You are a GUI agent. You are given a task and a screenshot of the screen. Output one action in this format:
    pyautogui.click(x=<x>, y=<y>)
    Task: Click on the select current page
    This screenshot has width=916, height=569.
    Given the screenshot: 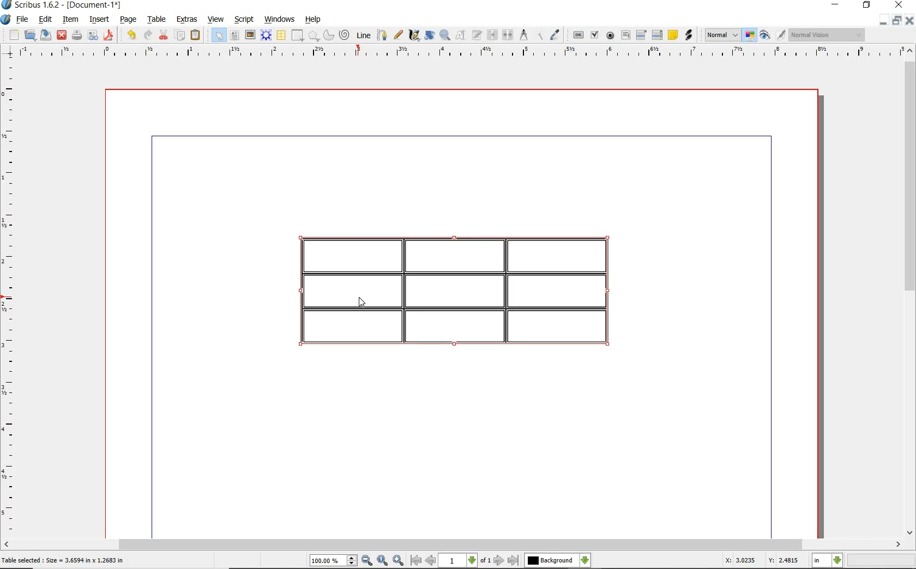 What is the action you would take?
    pyautogui.click(x=465, y=560)
    